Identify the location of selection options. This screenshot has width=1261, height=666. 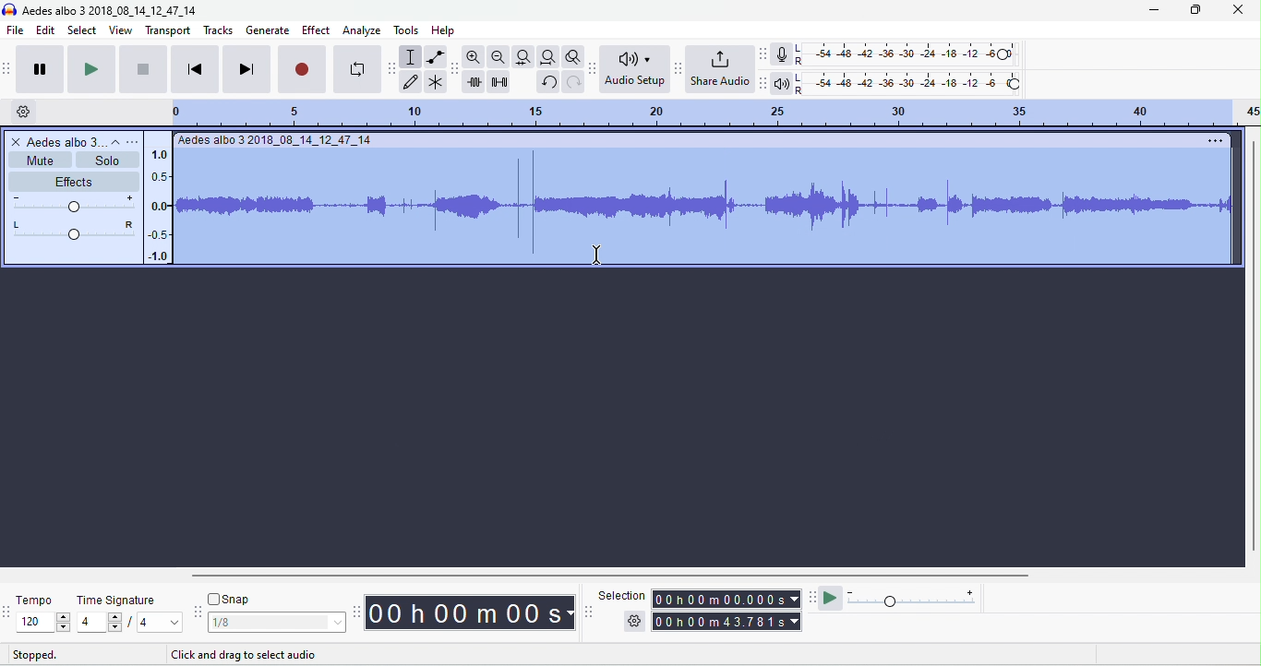
(634, 620).